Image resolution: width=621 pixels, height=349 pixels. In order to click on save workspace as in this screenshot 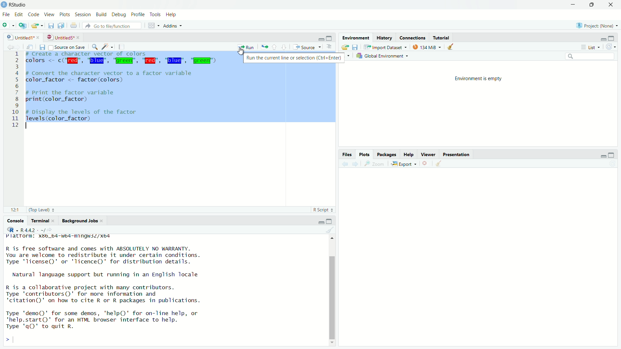, I will do `click(357, 47)`.